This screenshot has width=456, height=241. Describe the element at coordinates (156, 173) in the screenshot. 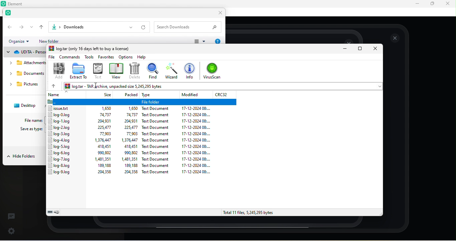

I see `Text Document` at that location.